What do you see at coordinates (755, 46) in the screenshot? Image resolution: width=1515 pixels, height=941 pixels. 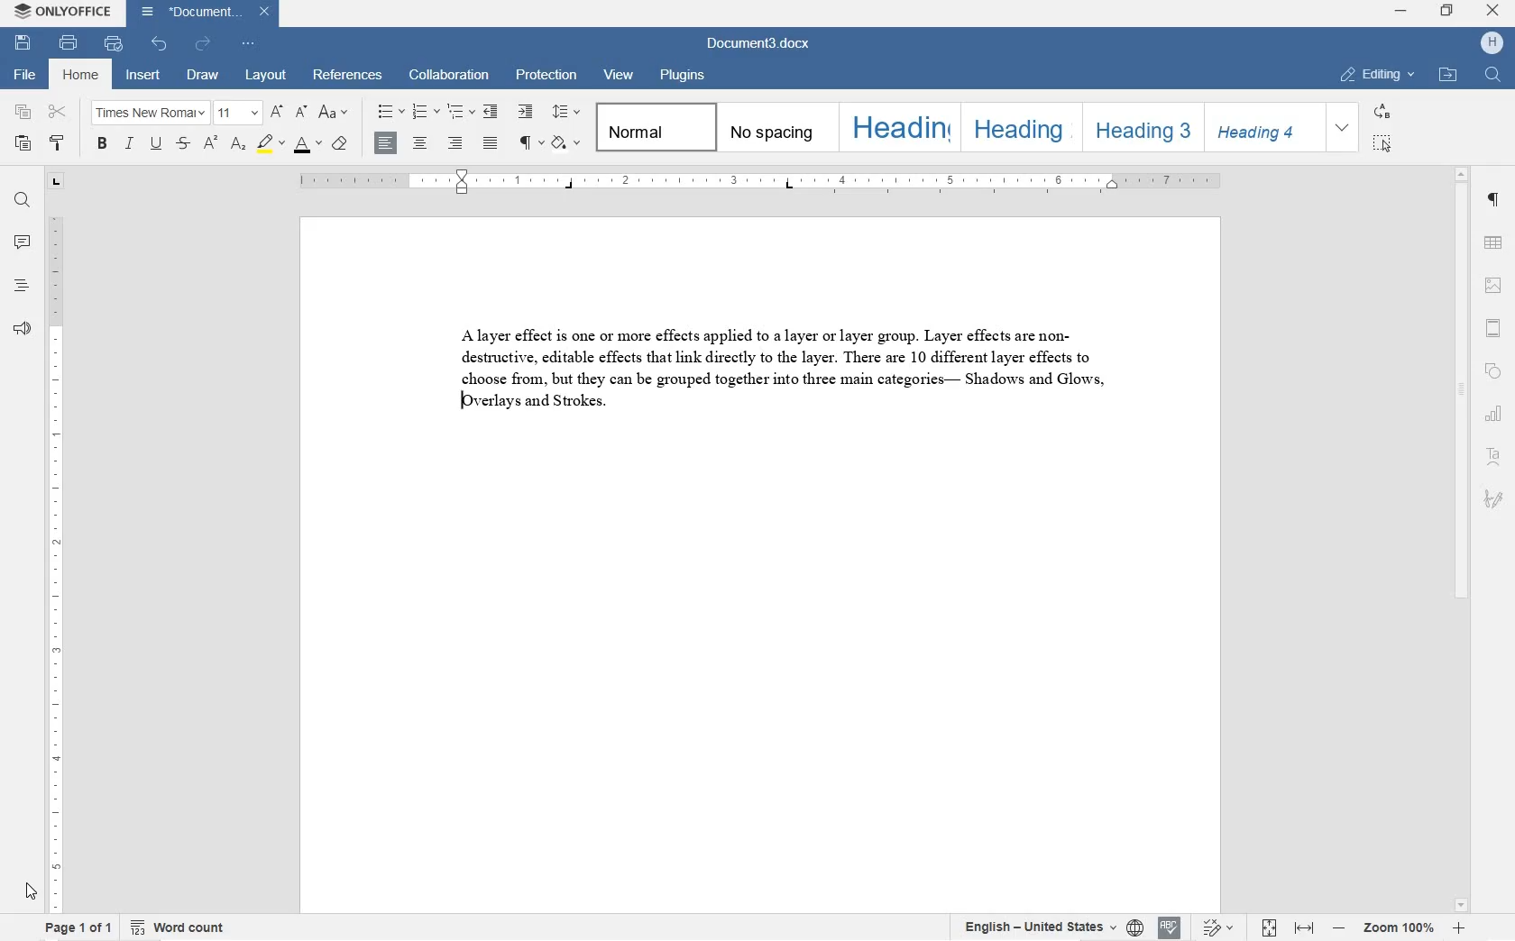 I see `Document3.docx` at bounding box center [755, 46].